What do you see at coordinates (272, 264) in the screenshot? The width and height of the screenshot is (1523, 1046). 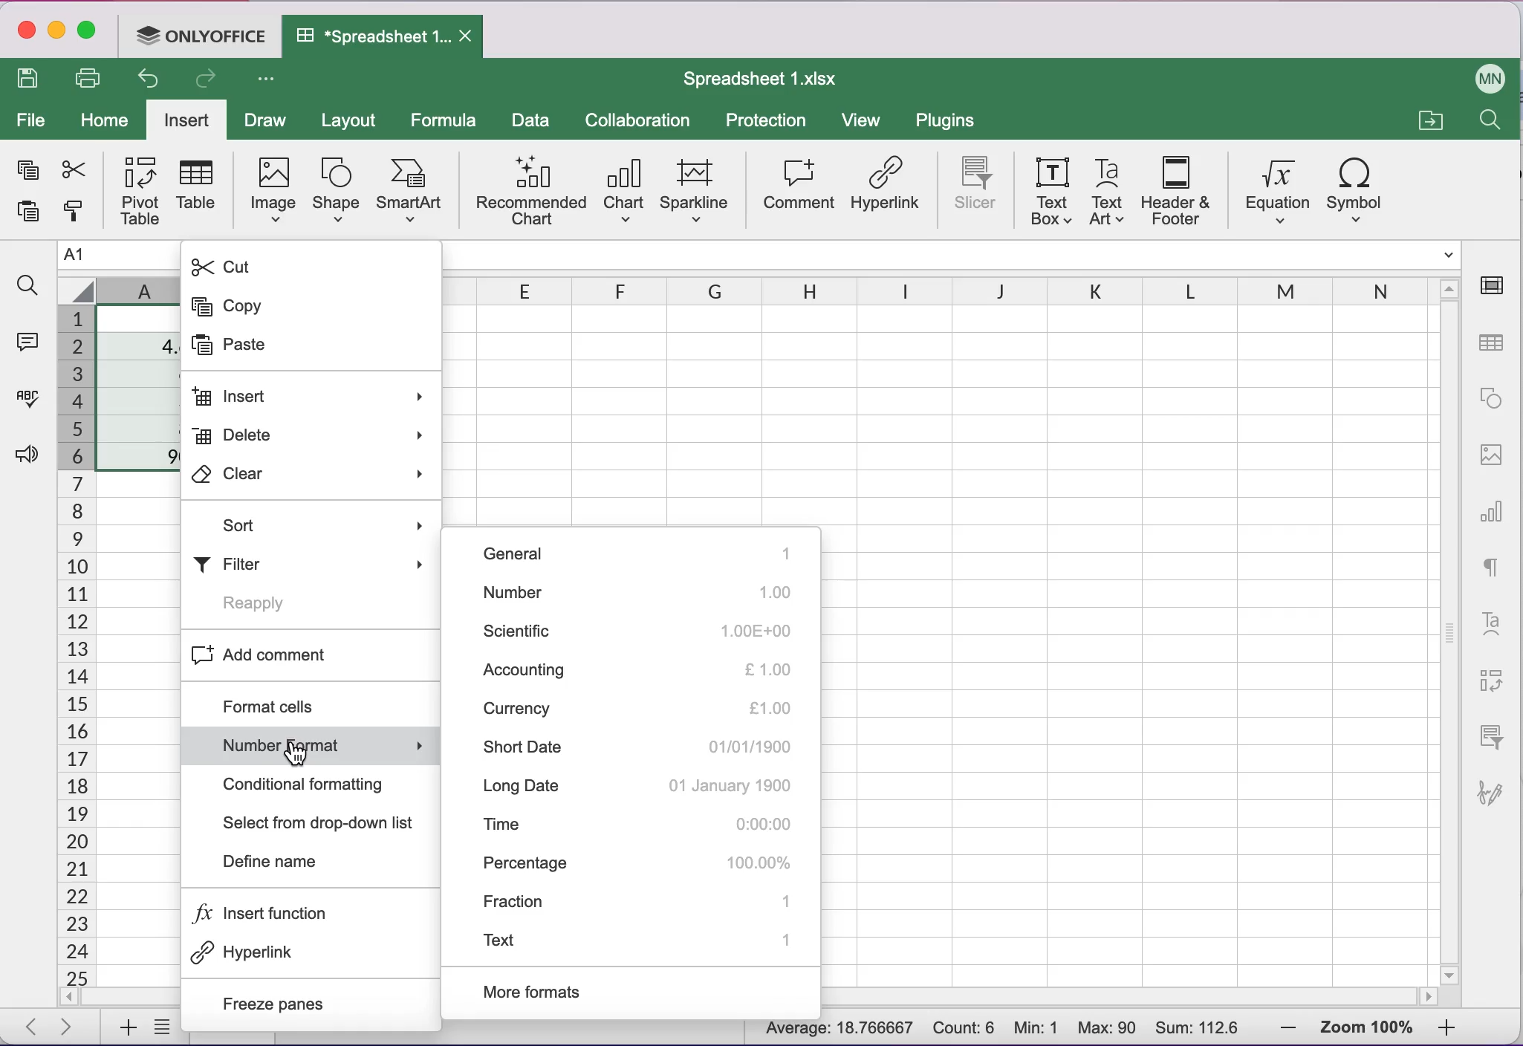 I see `Cut` at bounding box center [272, 264].